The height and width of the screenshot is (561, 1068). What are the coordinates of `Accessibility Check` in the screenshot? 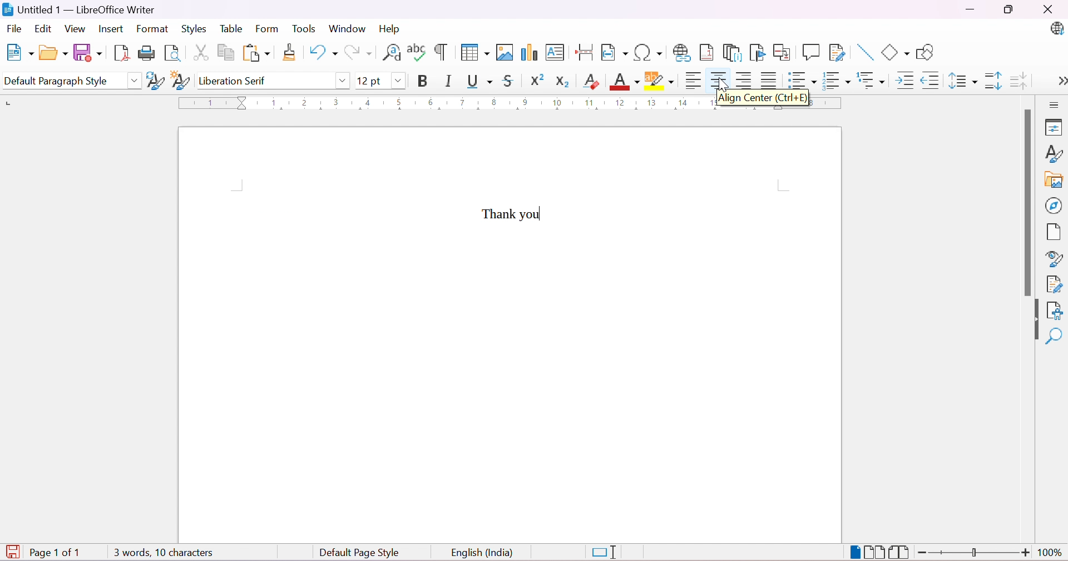 It's located at (1055, 311).